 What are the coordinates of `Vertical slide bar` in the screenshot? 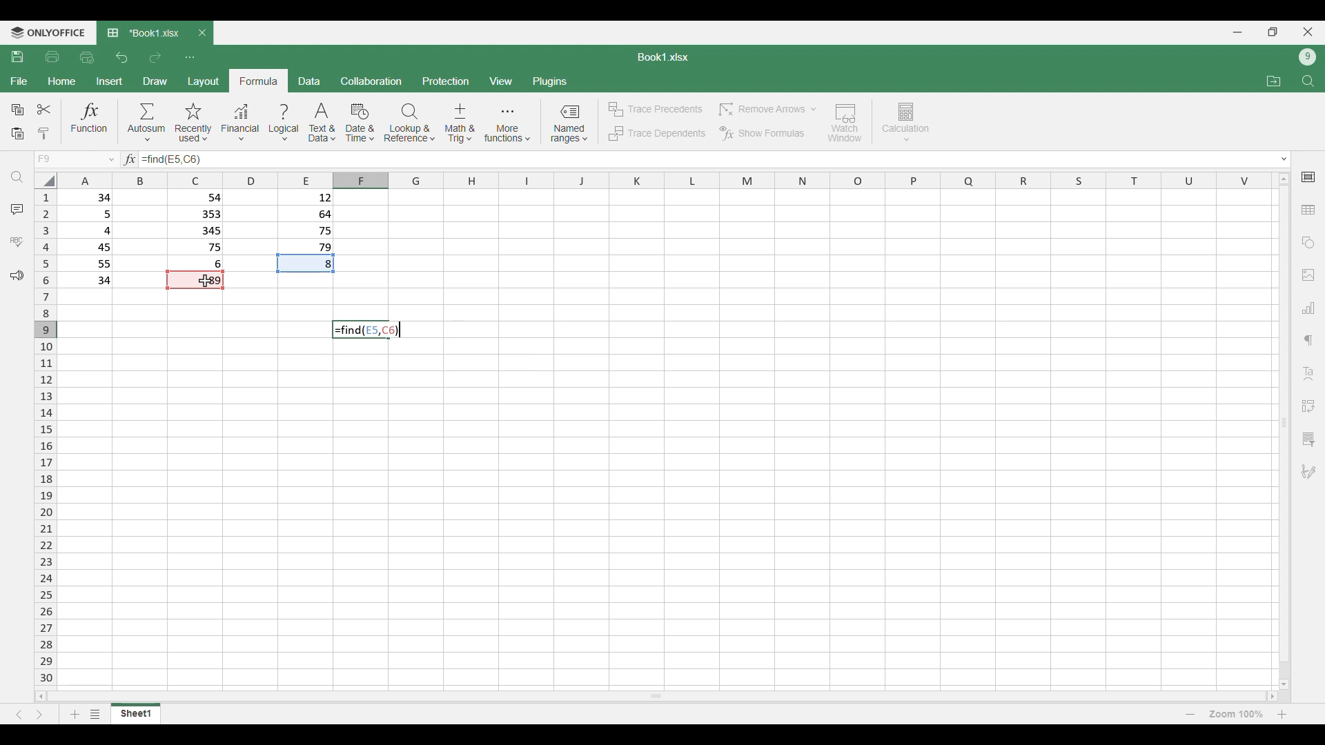 It's located at (1285, 431).